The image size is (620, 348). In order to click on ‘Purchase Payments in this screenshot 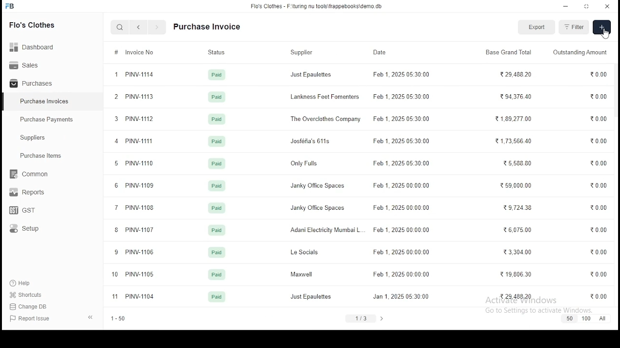, I will do `click(47, 119)`.